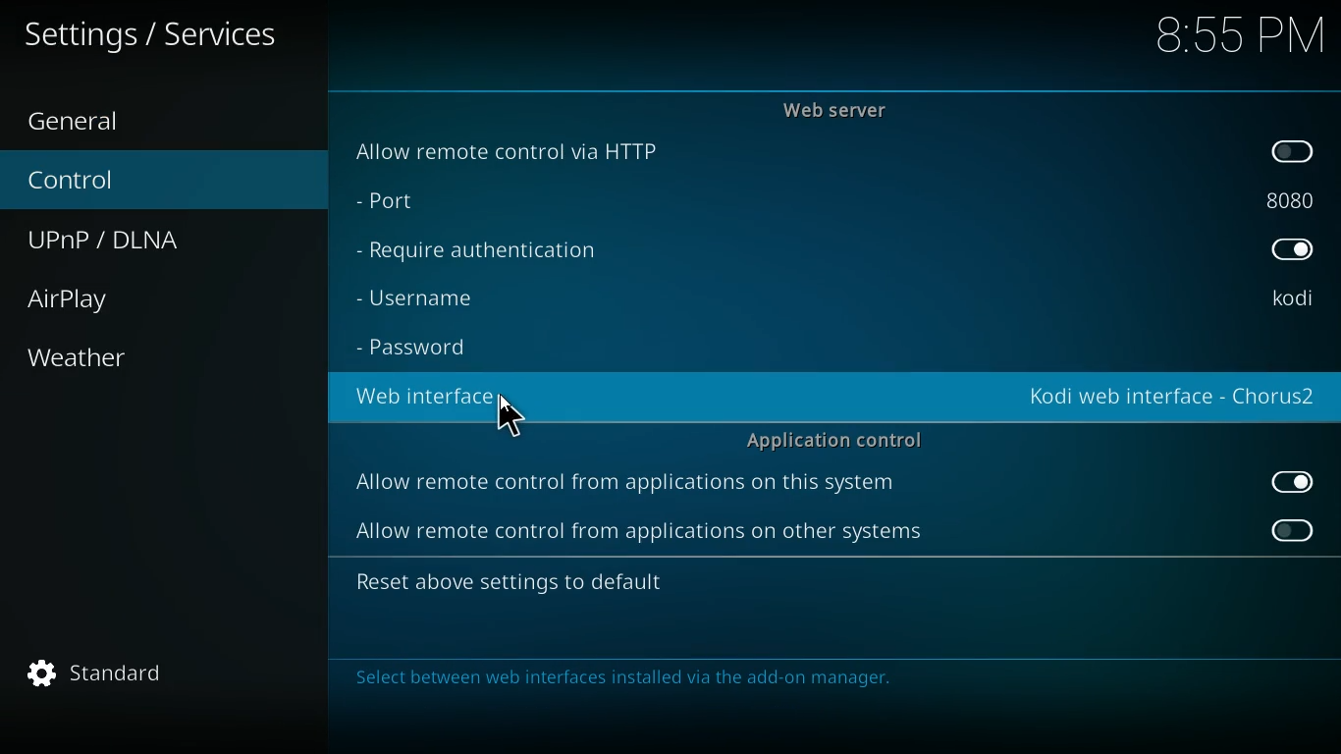 The height and width of the screenshot is (754, 1341). Describe the element at coordinates (493, 251) in the screenshot. I see `require authentication` at that location.